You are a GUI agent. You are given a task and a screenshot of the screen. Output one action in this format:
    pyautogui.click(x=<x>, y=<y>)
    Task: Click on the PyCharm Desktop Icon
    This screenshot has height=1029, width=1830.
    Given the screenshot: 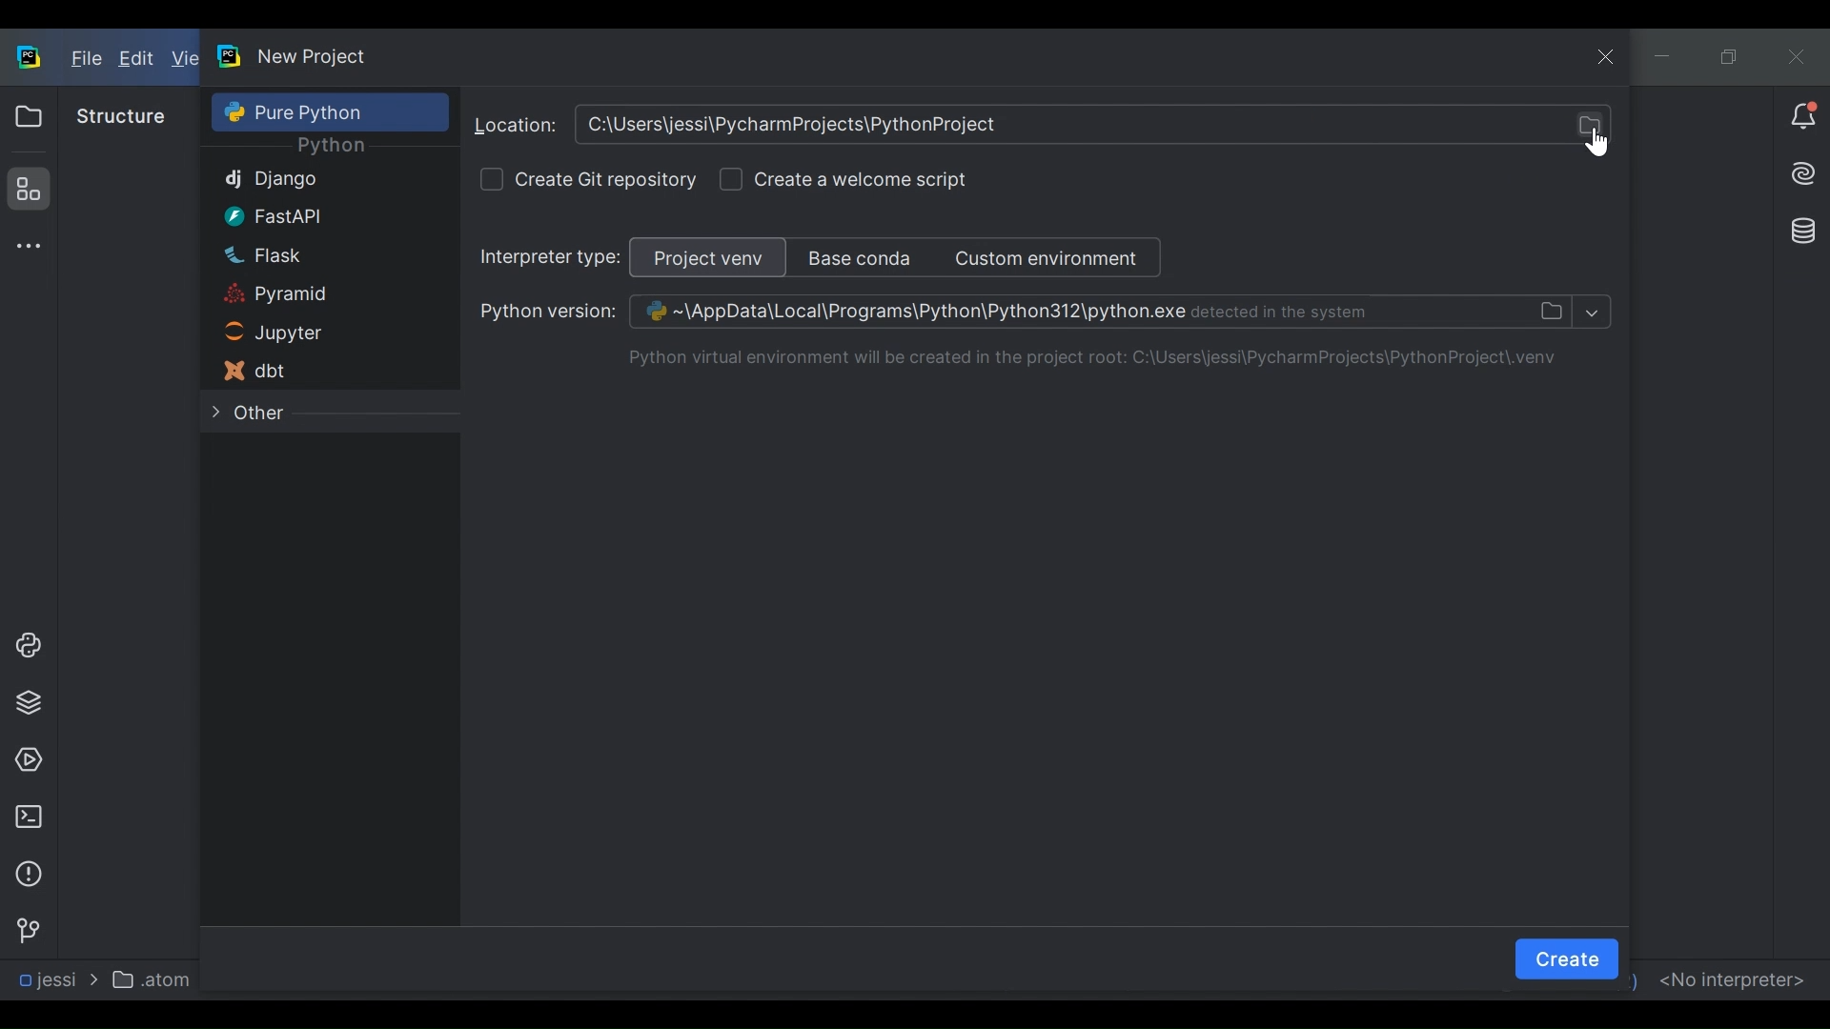 What is the action you would take?
    pyautogui.click(x=30, y=59)
    